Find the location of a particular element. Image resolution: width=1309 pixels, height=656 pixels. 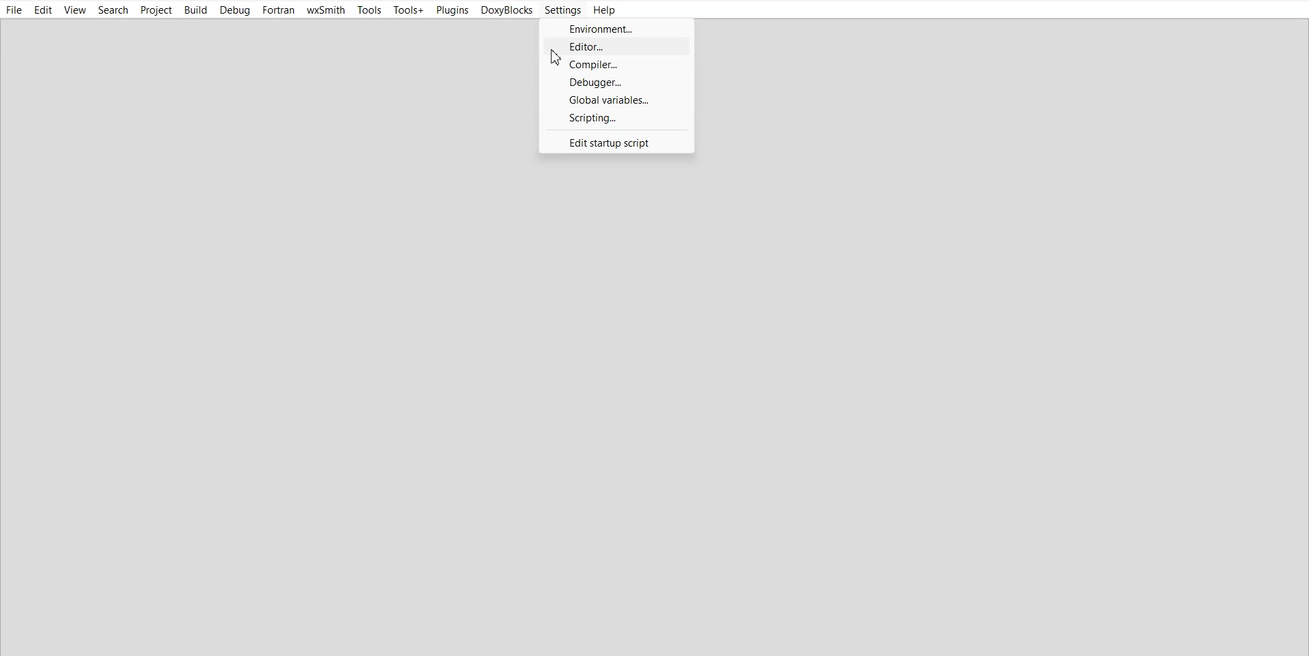

Plugins is located at coordinates (453, 10).